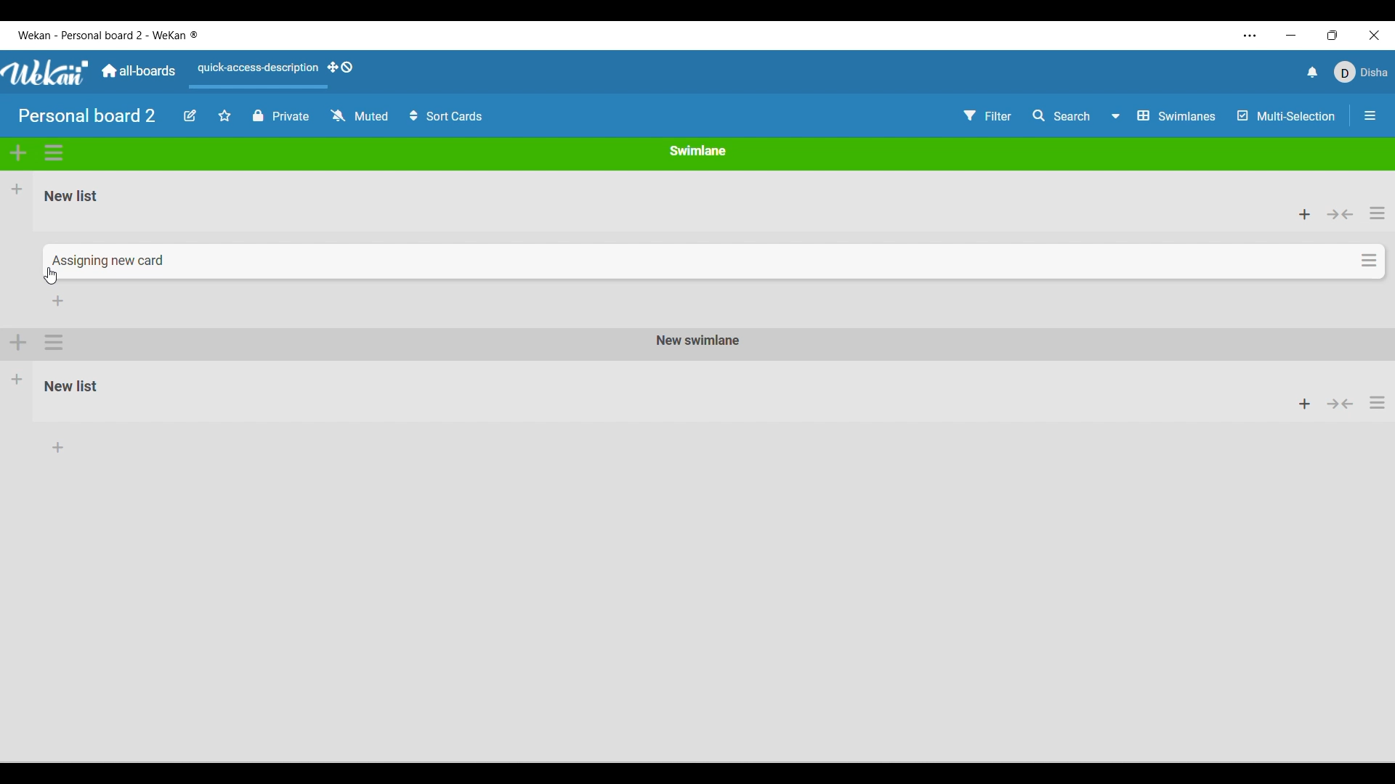  I want to click on Collapse, so click(1341, 214).